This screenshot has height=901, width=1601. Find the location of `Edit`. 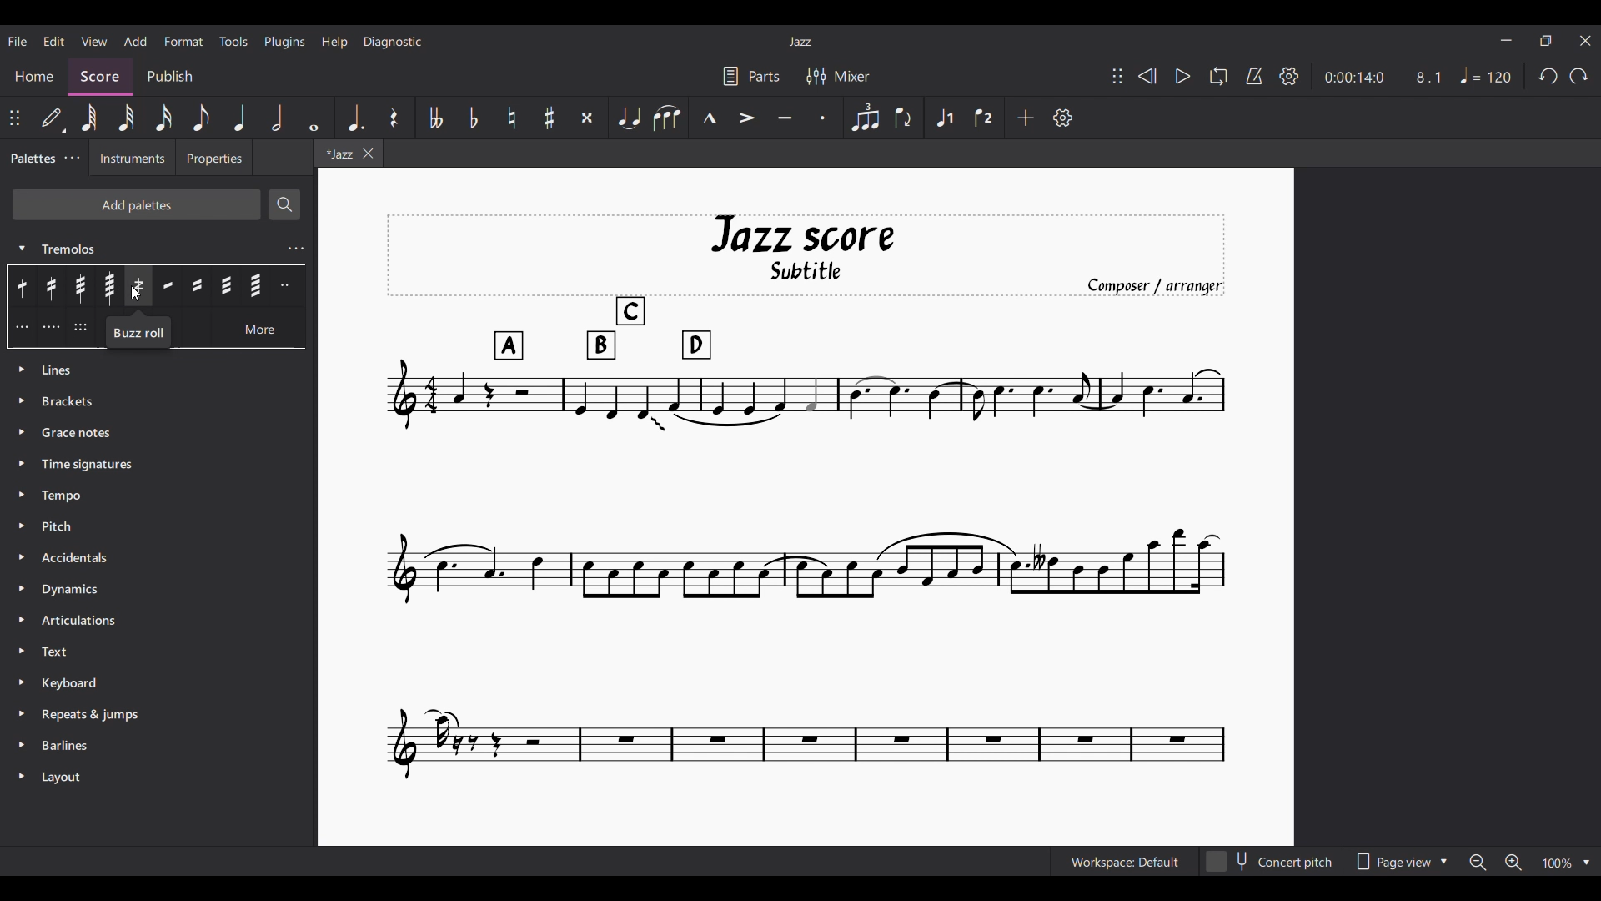

Edit is located at coordinates (53, 41).